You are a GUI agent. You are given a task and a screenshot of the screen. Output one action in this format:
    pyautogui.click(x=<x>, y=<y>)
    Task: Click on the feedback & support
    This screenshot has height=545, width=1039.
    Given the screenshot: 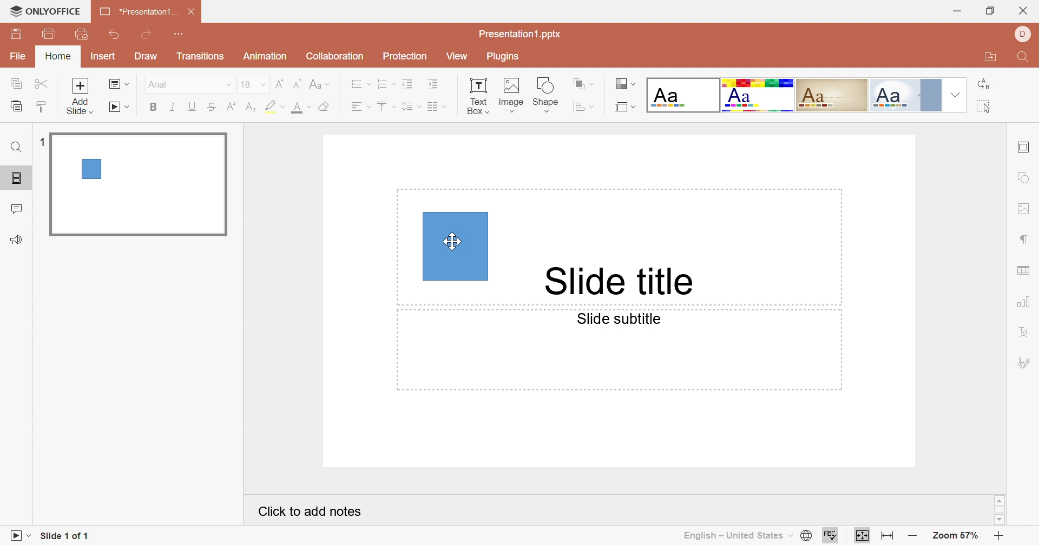 What is the action you would take?
    pyautogui.click(x=16, y=239)
    